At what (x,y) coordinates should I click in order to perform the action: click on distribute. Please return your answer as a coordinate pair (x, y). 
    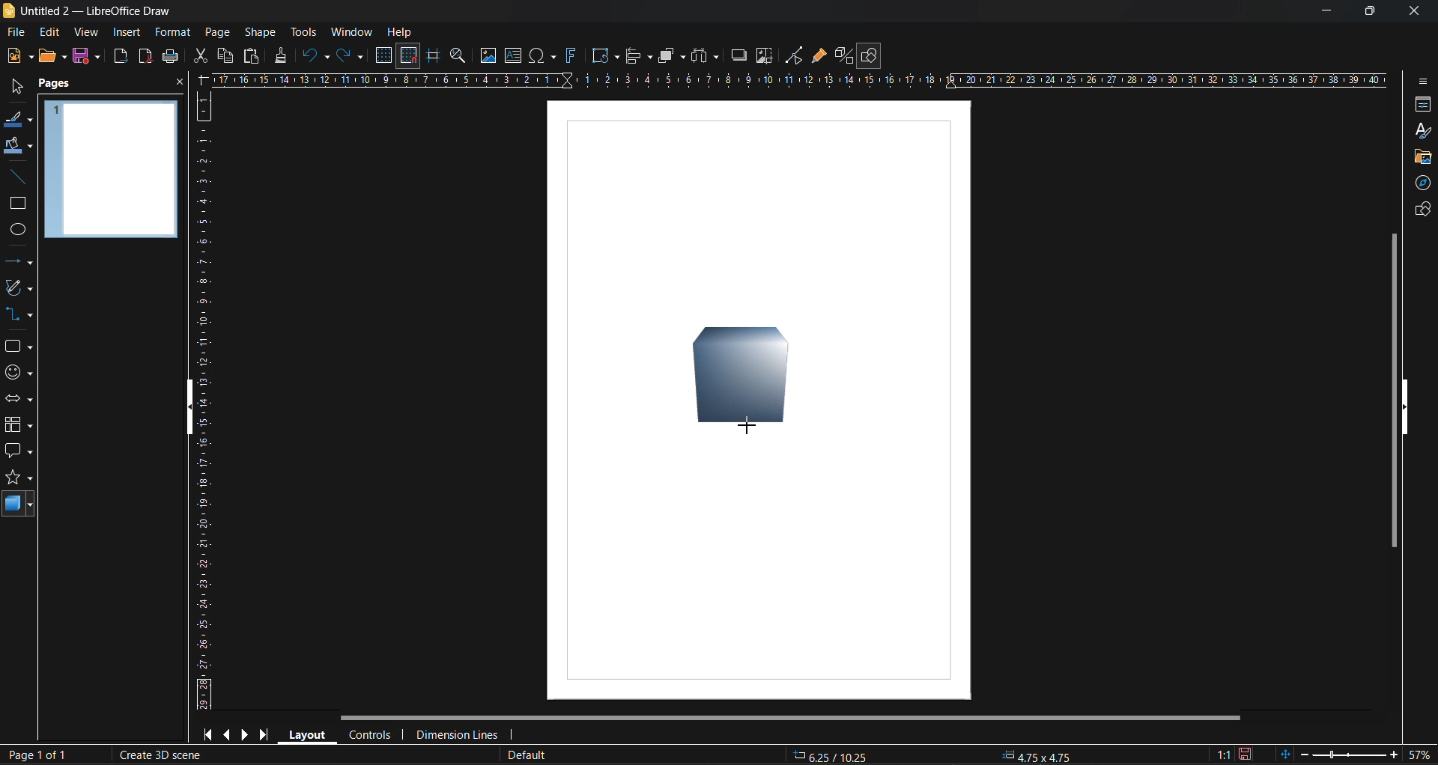
    Looking at the image, I should click on (706, 55).